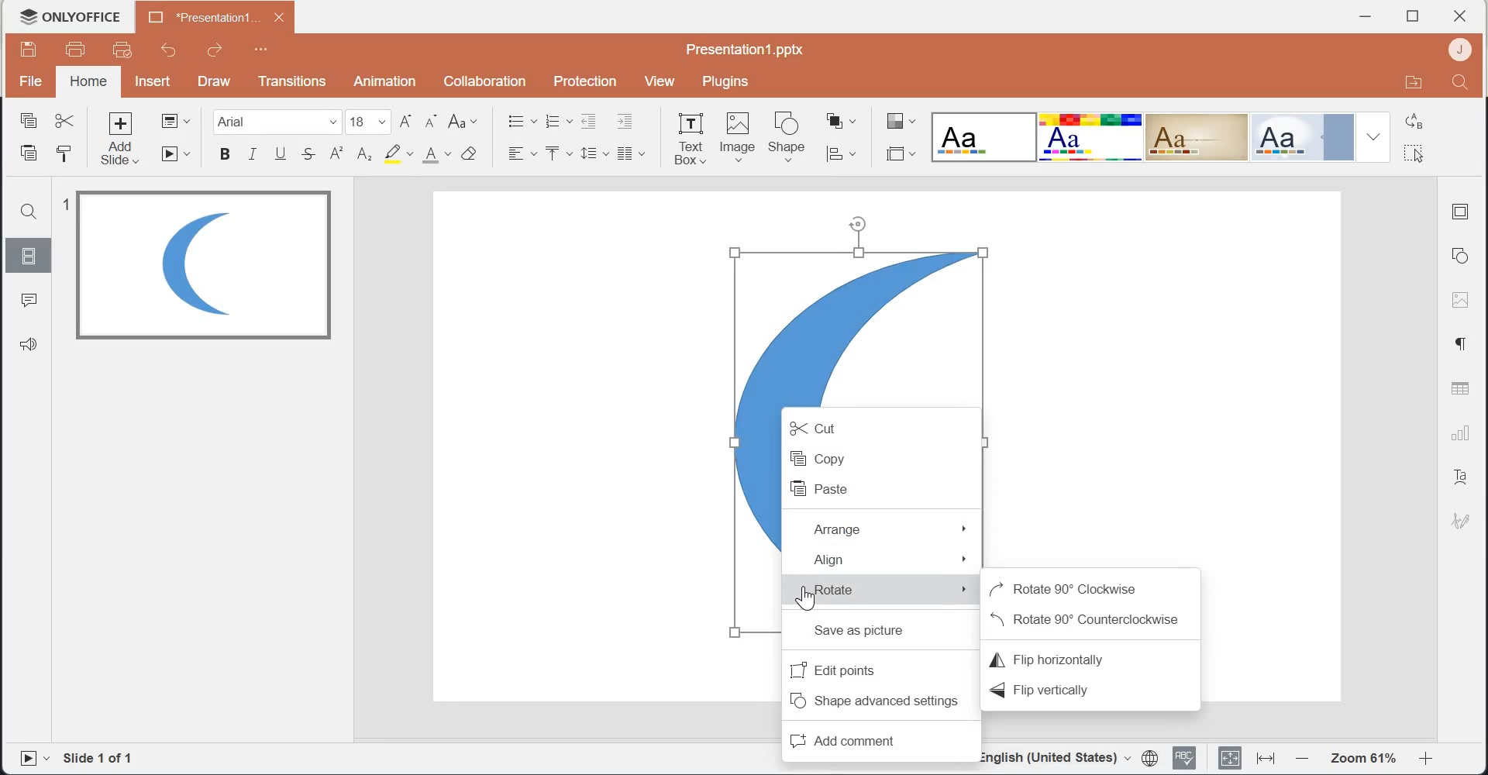  I want to click on Search, so click(30, 211).